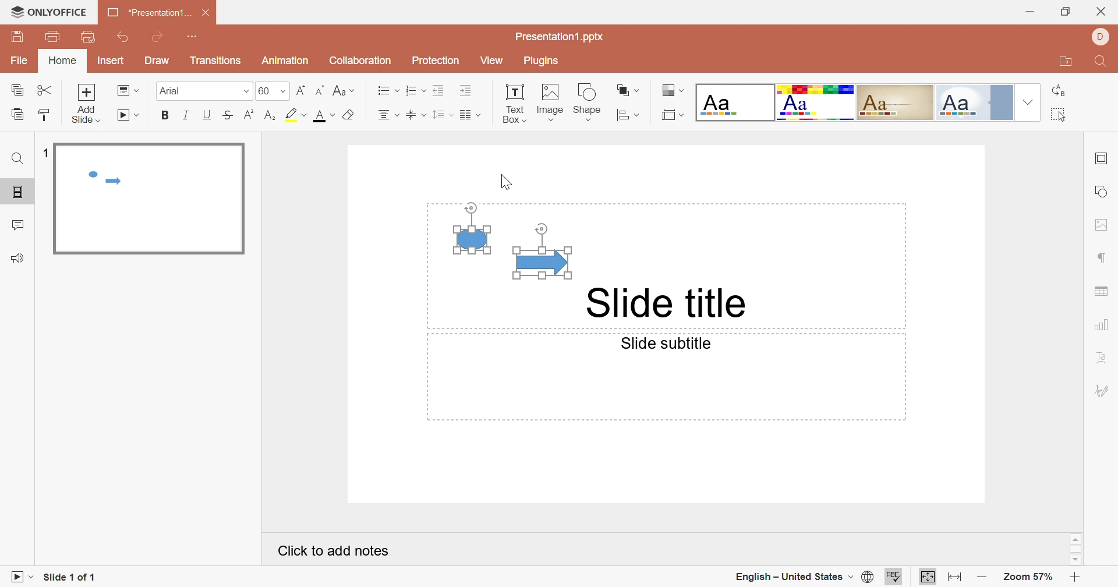  What do you see at coordinates (627, 117) in the screenshot?
I see `Align shape` at bounding box center [627, 117].